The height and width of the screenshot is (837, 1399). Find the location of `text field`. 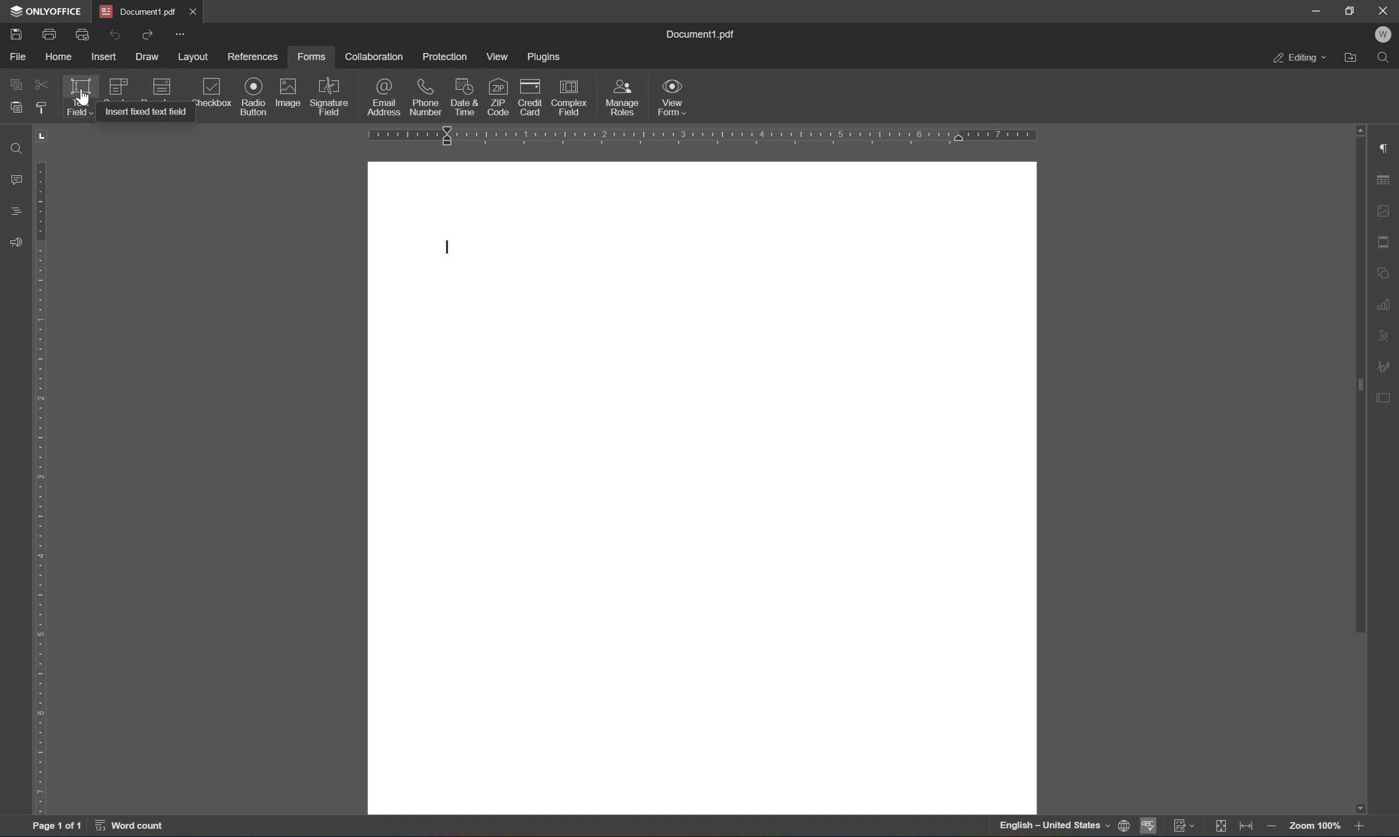

text field is located at coordinates (80, 96).